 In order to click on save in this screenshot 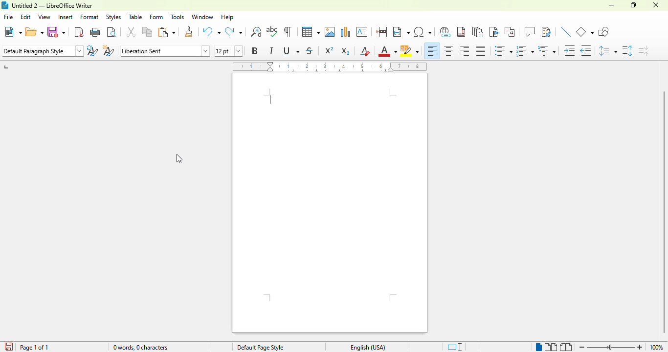, I will do `click(57, 32)`.